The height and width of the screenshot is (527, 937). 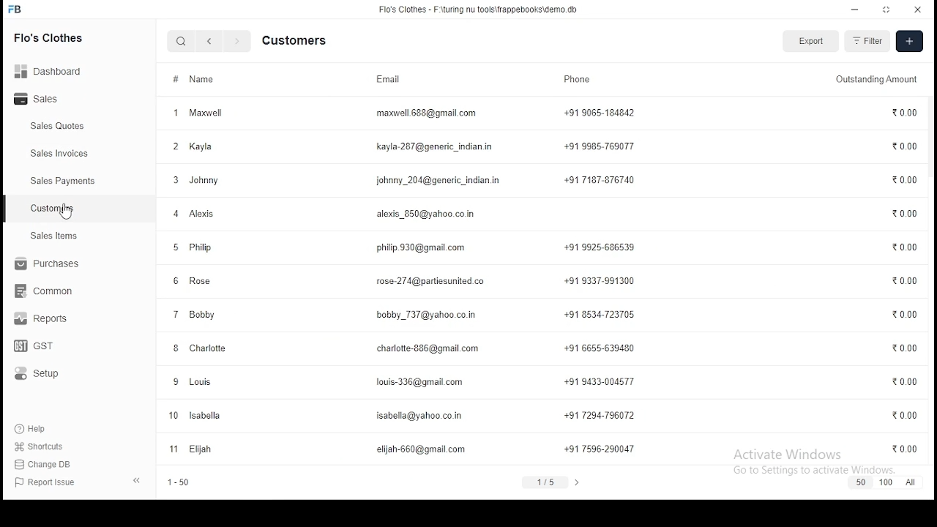 I want to click on Alexis, so click(x=202, y=214).